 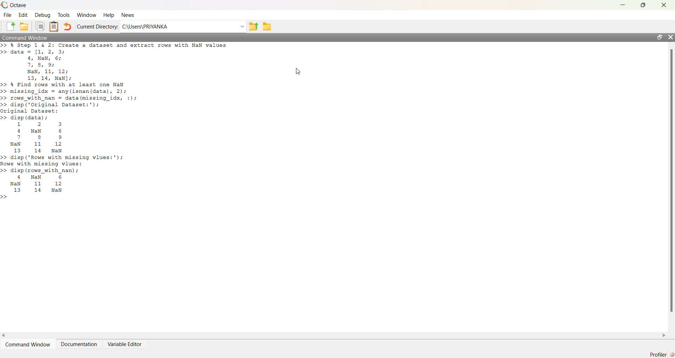 I want to click on New File, so click(x=11, y=26).